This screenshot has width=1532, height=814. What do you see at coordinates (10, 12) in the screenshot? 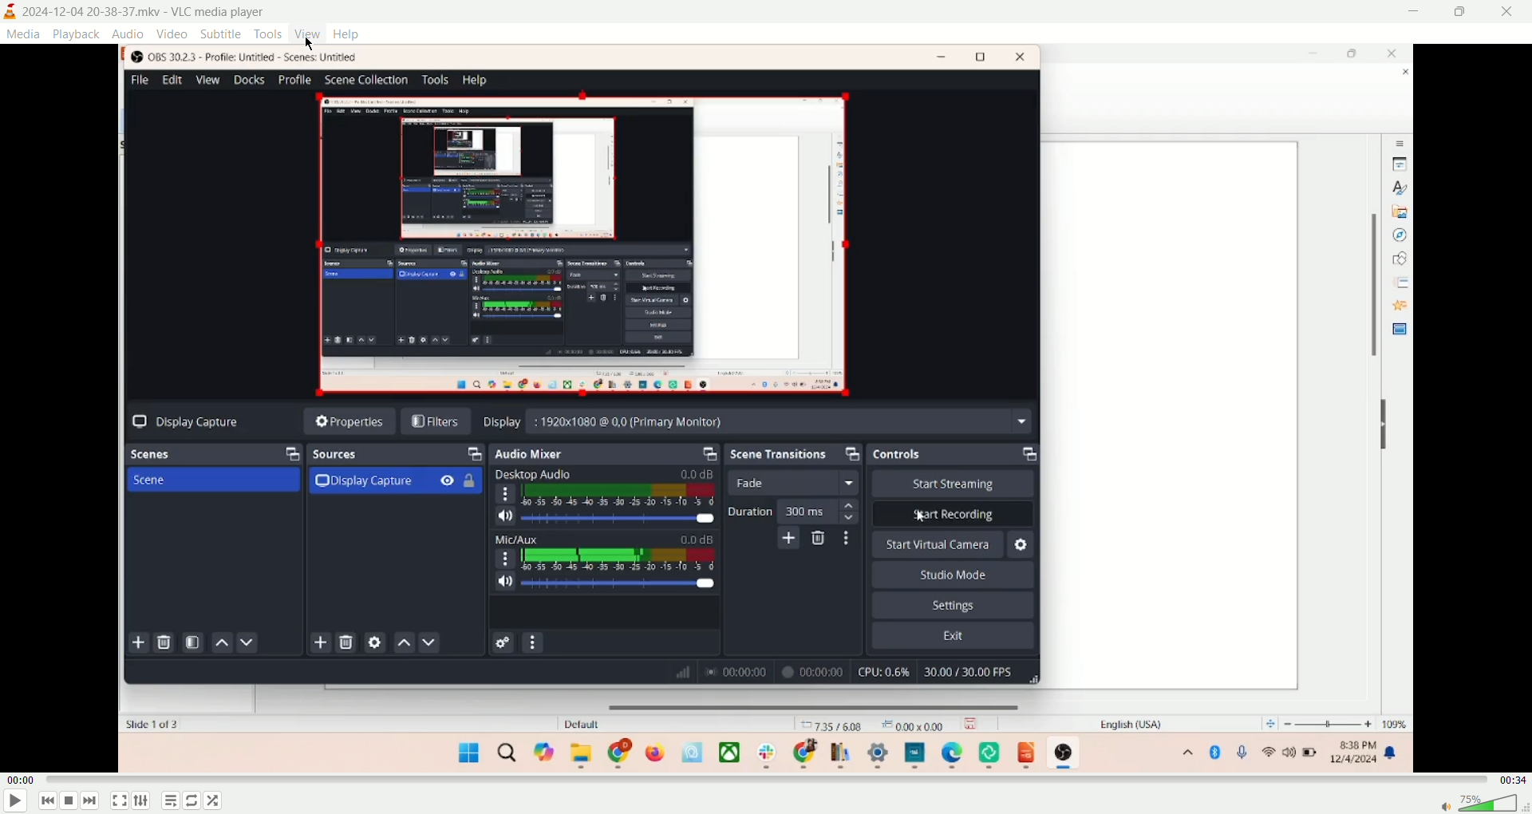
I see `logo` at bounding box center [10, 12].